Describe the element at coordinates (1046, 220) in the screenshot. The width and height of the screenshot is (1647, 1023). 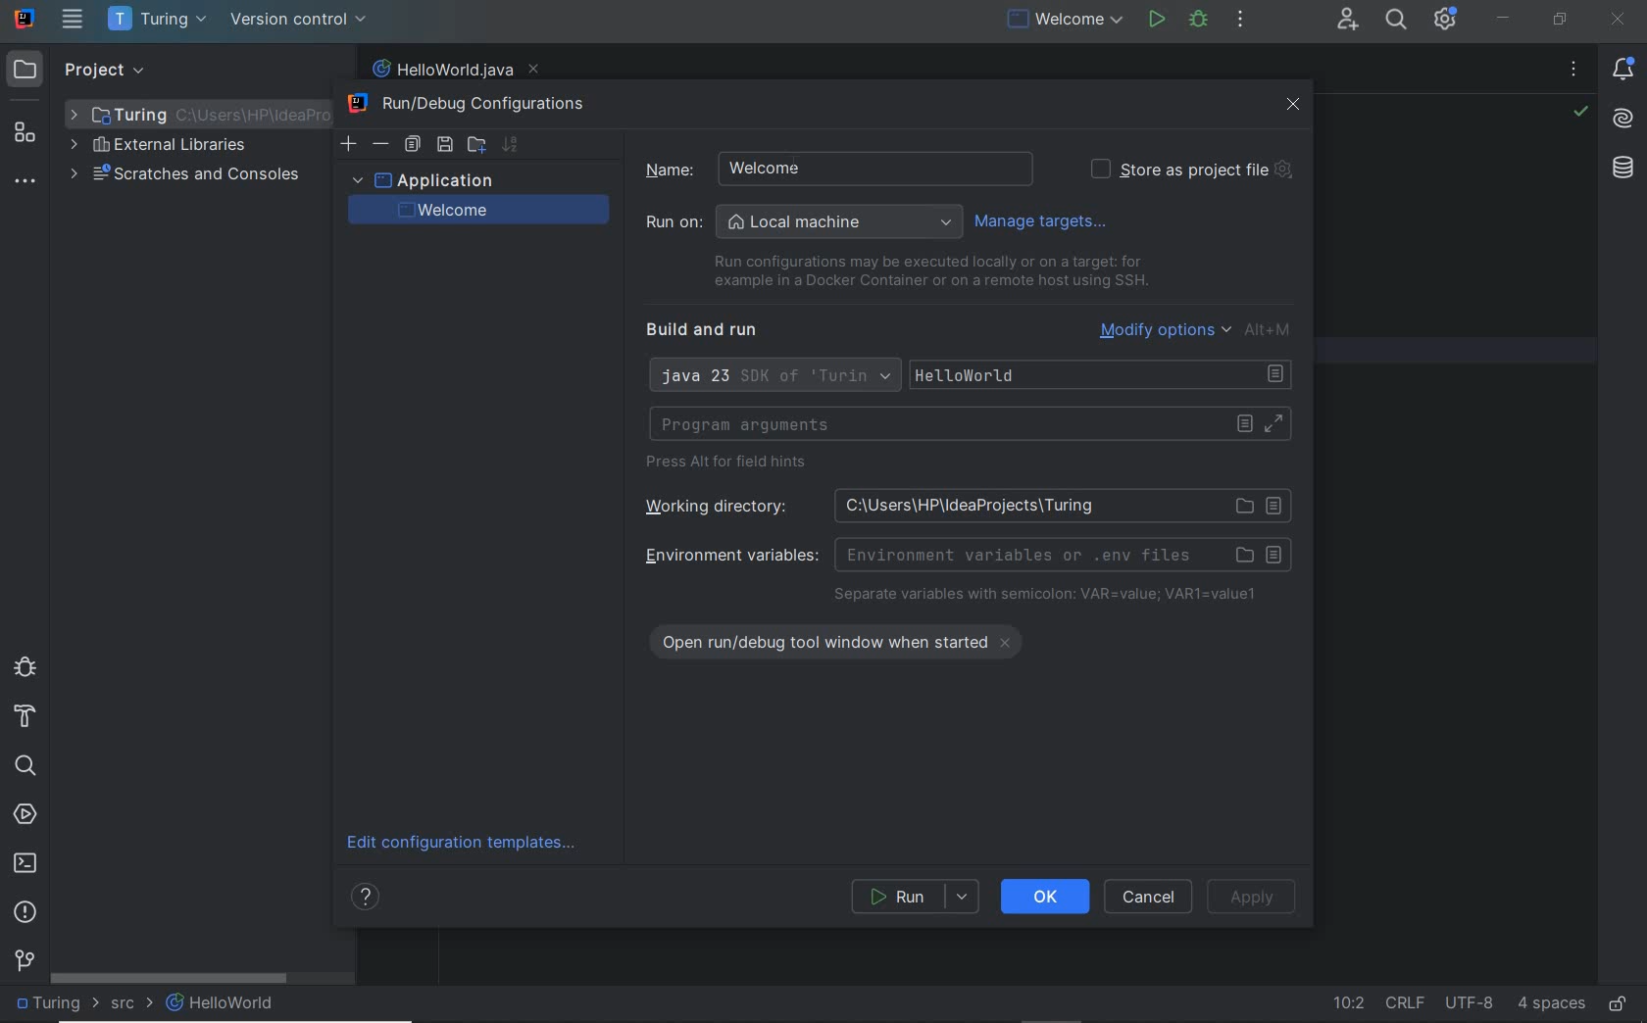
I see `manage targets` at that location.